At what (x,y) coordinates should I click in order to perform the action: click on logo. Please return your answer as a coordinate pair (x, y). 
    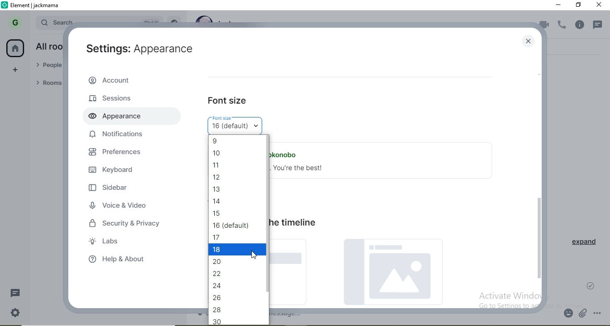
    Looking at the image, I should click on (5, 5).